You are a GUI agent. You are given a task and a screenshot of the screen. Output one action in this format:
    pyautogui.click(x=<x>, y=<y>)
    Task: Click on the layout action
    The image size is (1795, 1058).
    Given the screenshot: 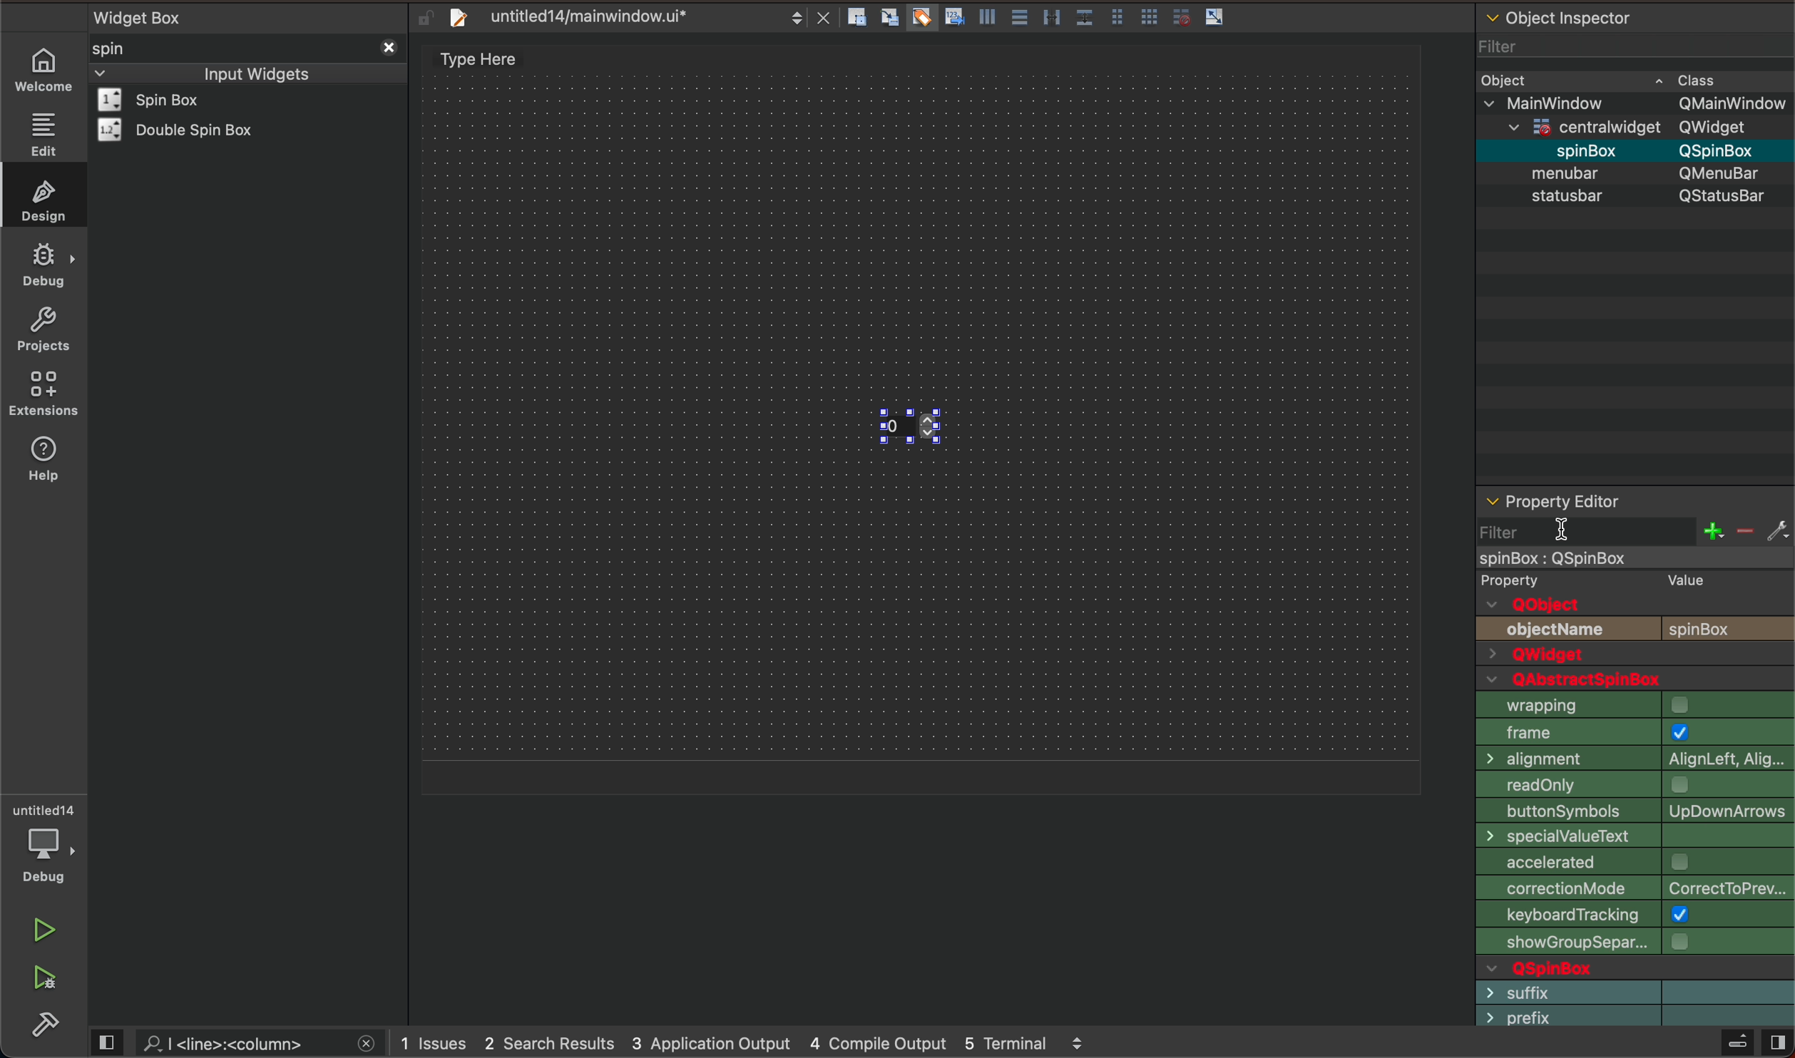 What is the action you would take?
    pyautogui.click(x=1041, y=14)
    